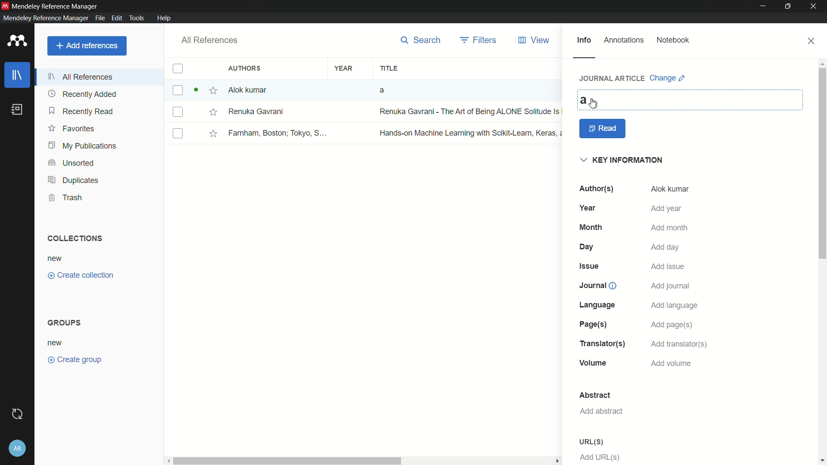  Describe the element at coordinates (81, 77) in the screenshot. I see `all references` at that location.